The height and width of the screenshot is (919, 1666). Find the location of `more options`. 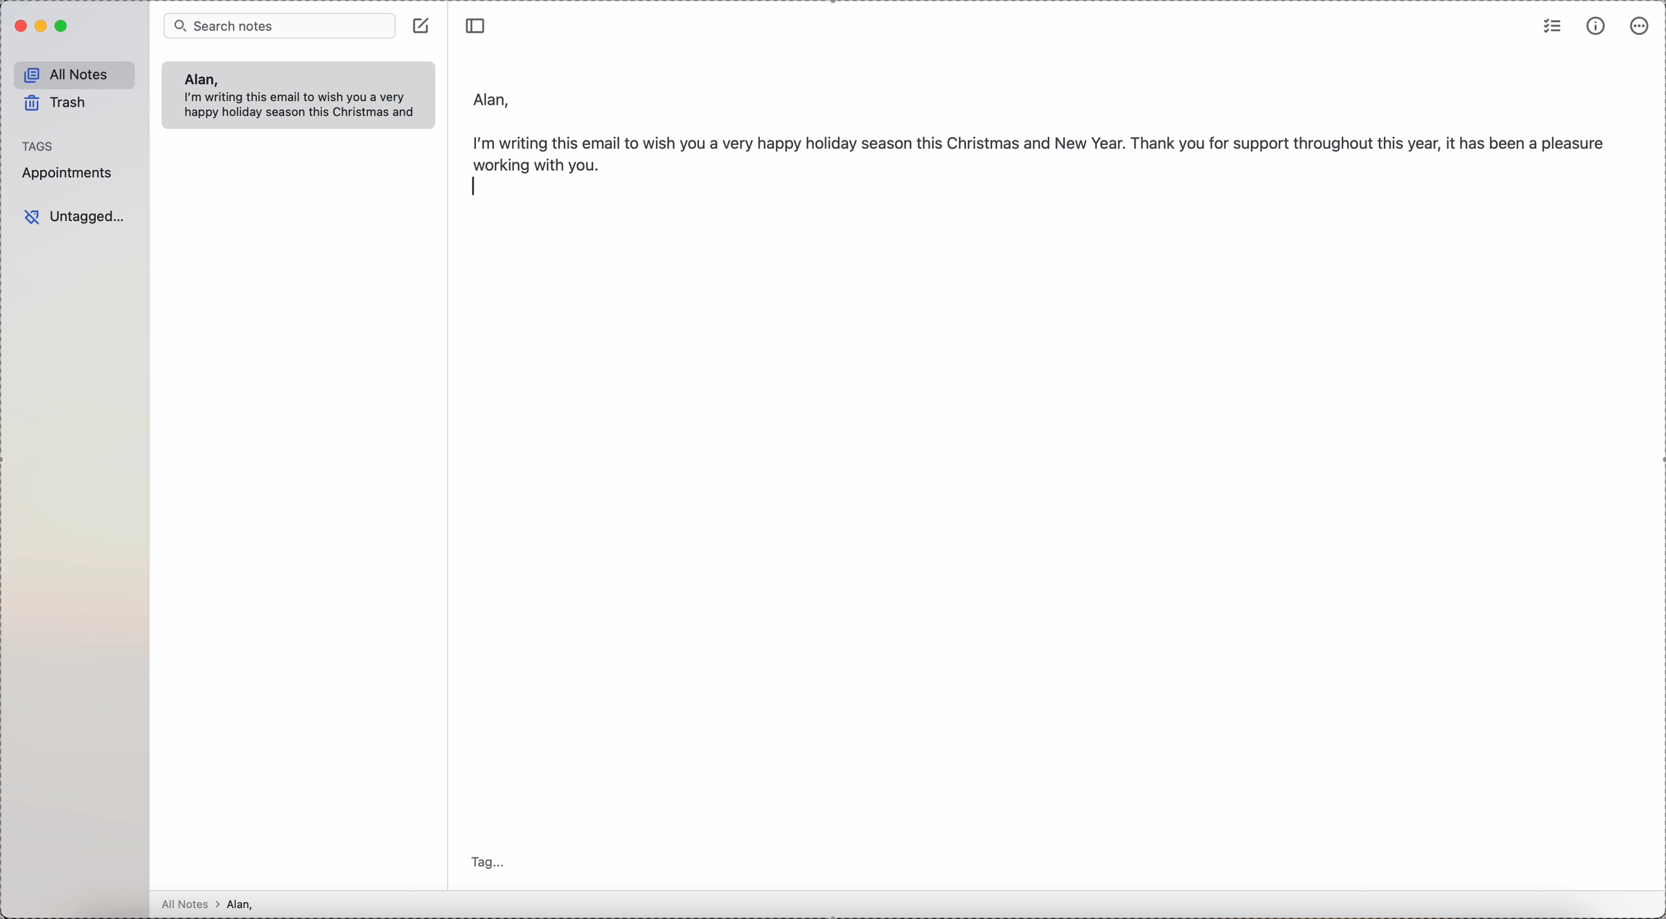

more options is located at coordinates (1640, 26).